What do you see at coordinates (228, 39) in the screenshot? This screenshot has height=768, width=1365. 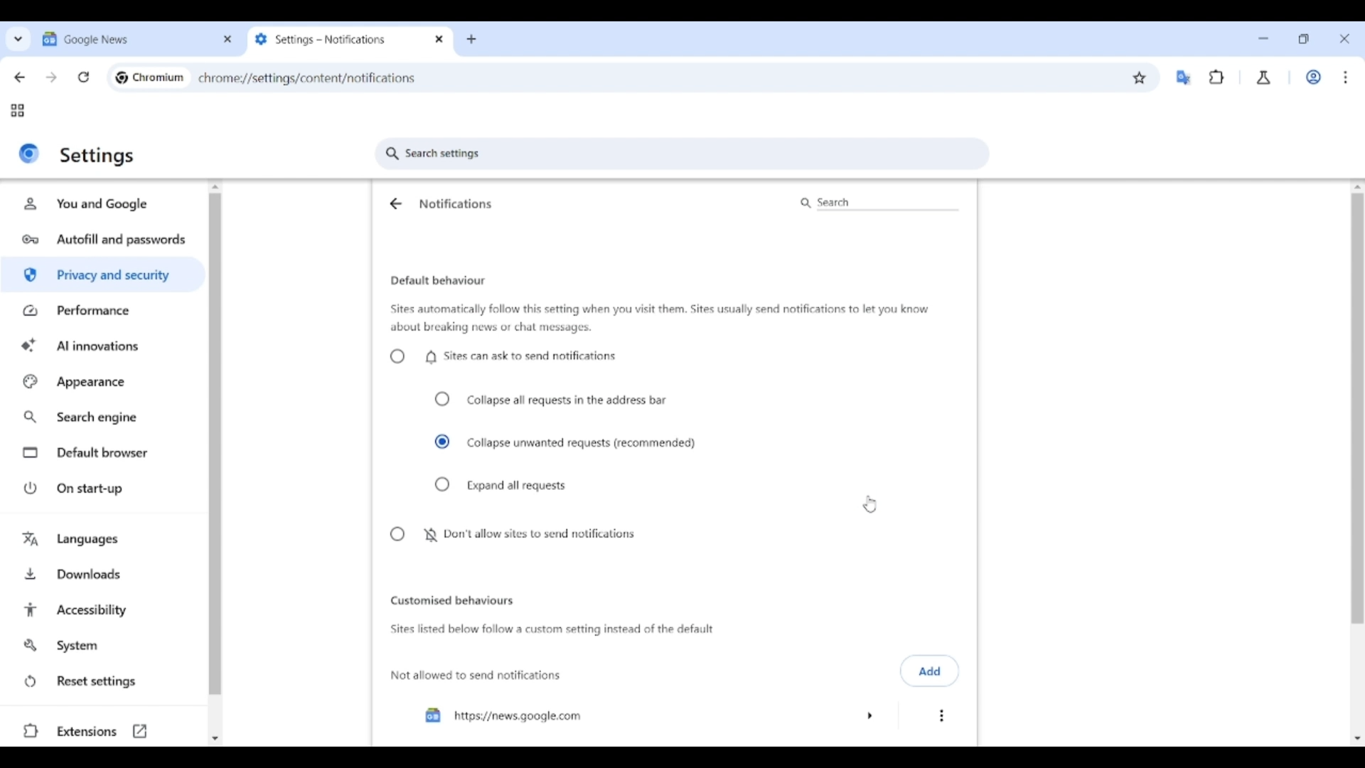 I see `Close tab 1` at bounding box center [228, 39].